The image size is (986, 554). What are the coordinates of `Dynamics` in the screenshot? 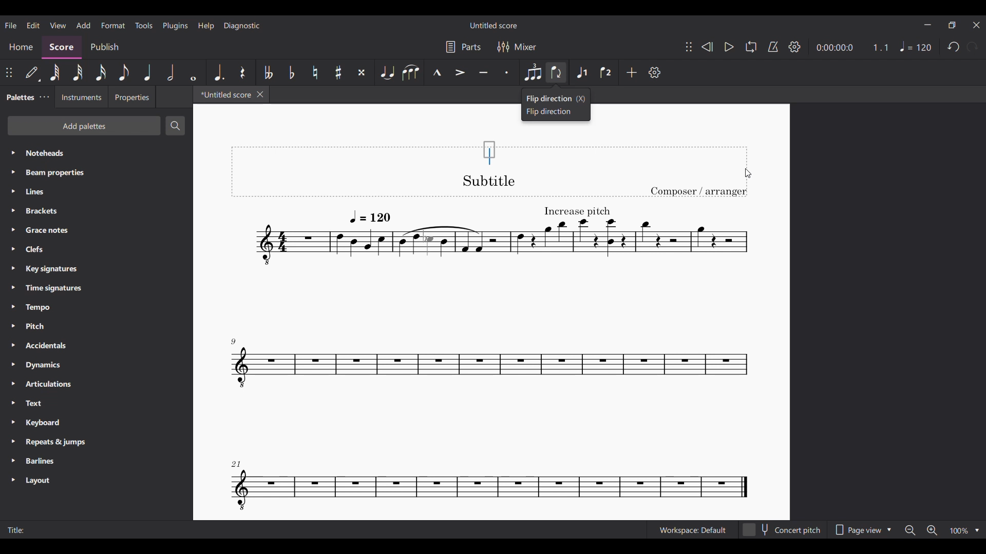 It's located at (97, 365).